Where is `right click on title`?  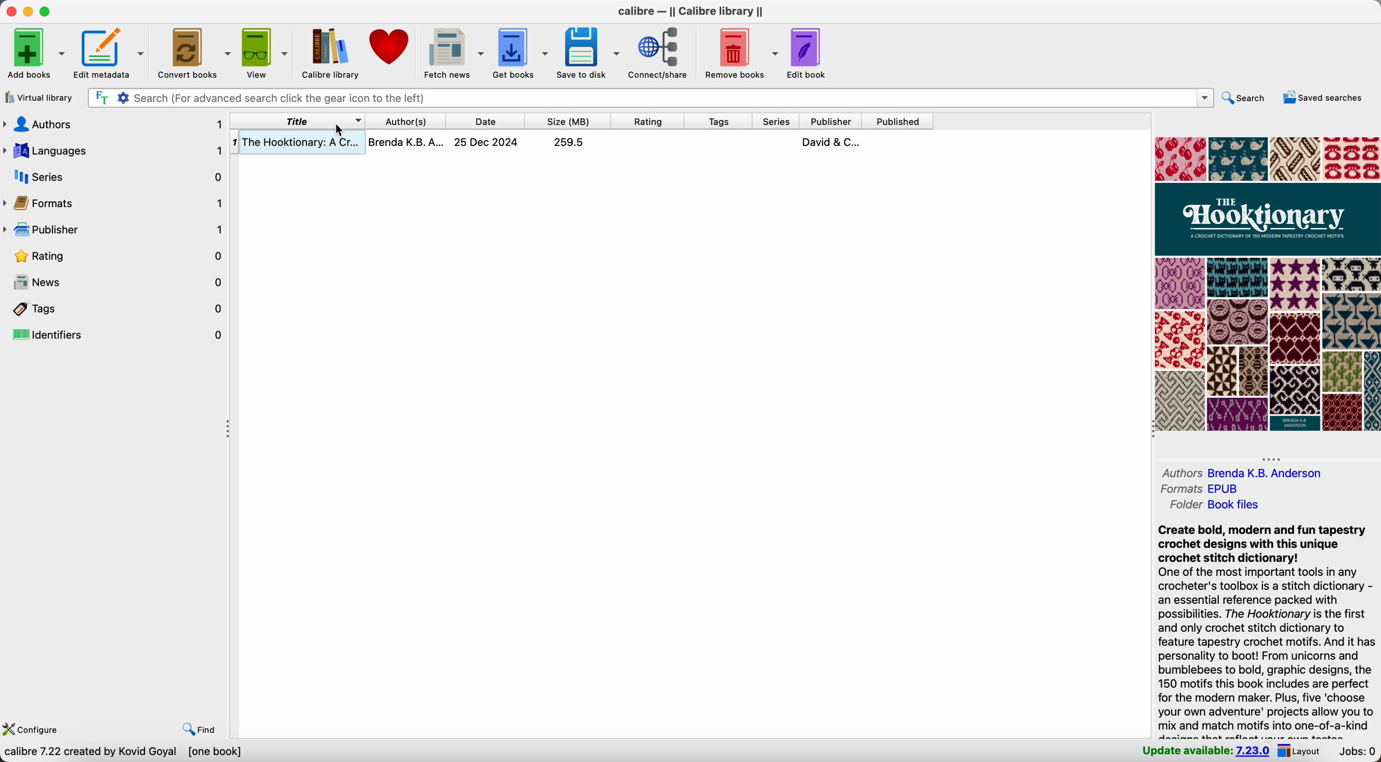 right click on title is located at coordinates (296, 122).